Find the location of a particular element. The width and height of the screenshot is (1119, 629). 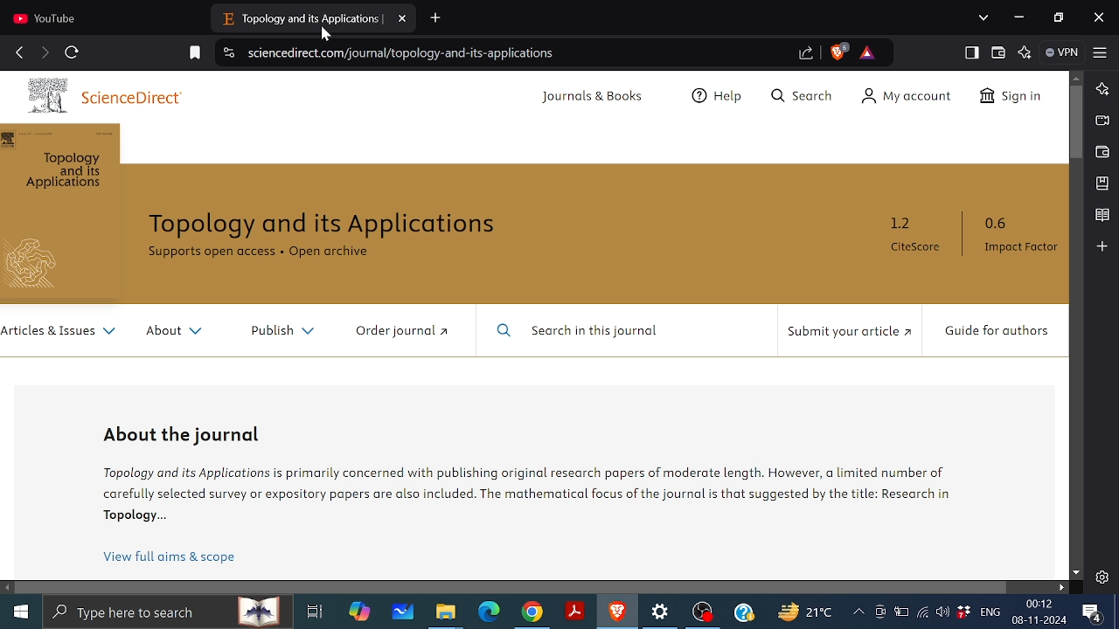

Wallet is located at coordinates (1102, 152).